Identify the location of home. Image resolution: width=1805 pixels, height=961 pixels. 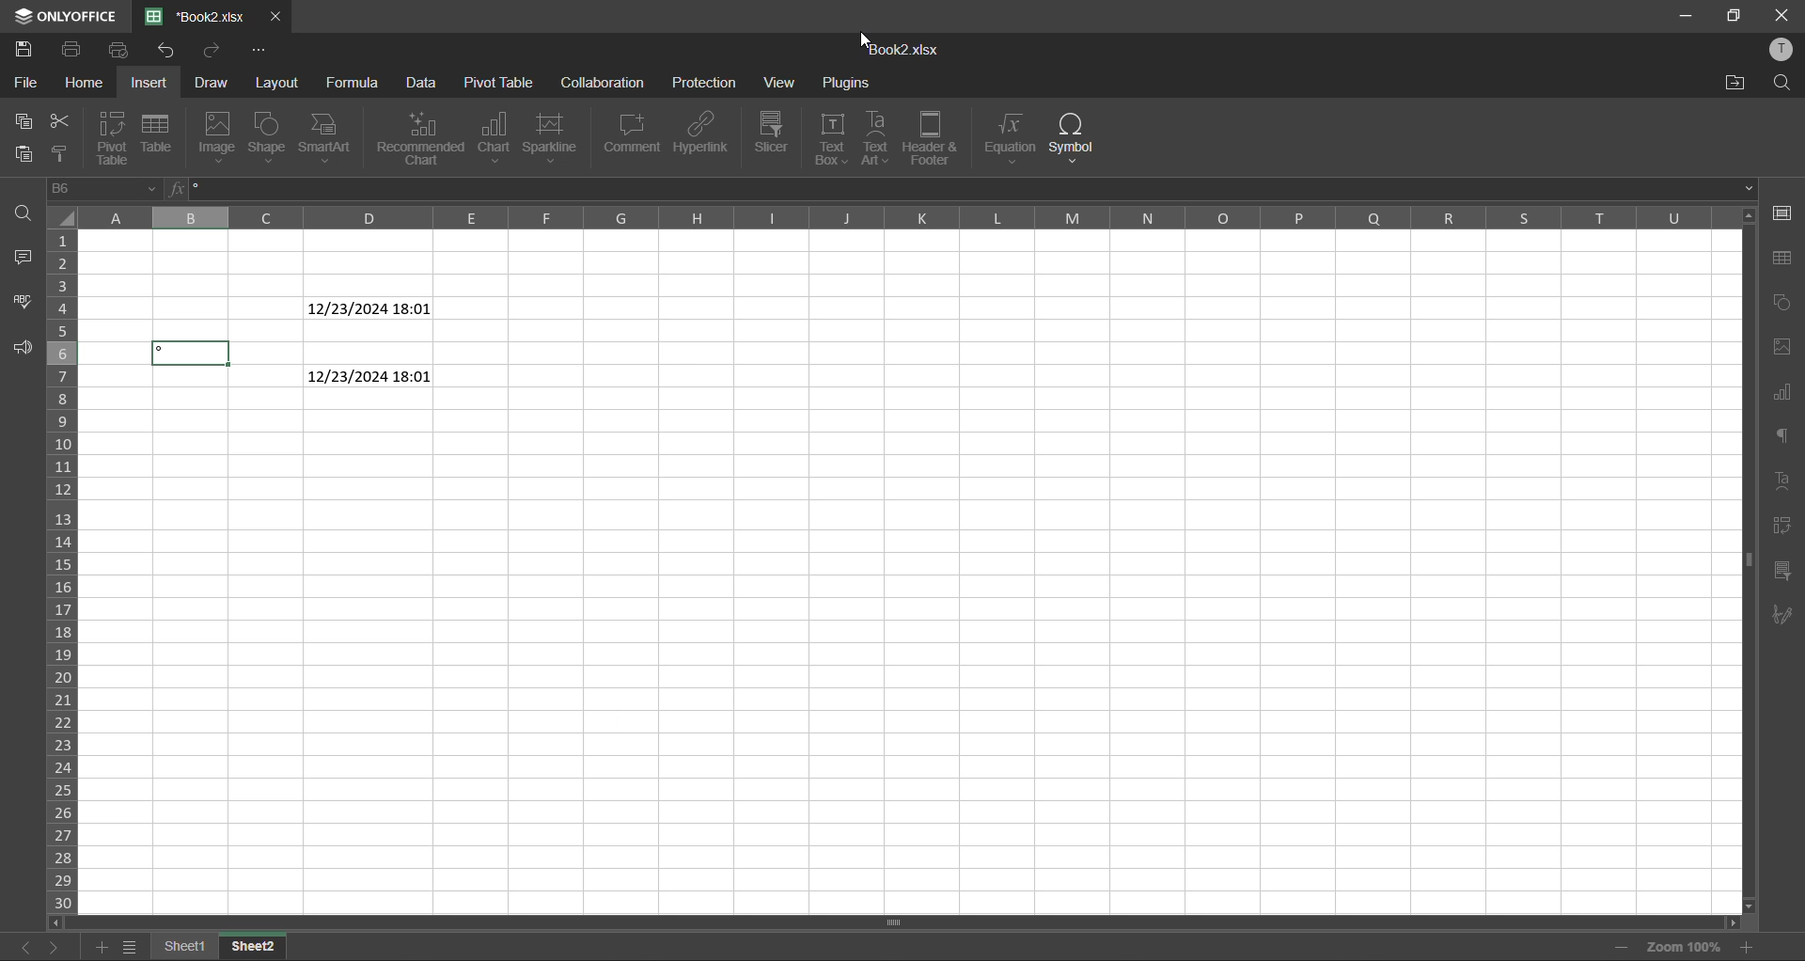
(89, 84).